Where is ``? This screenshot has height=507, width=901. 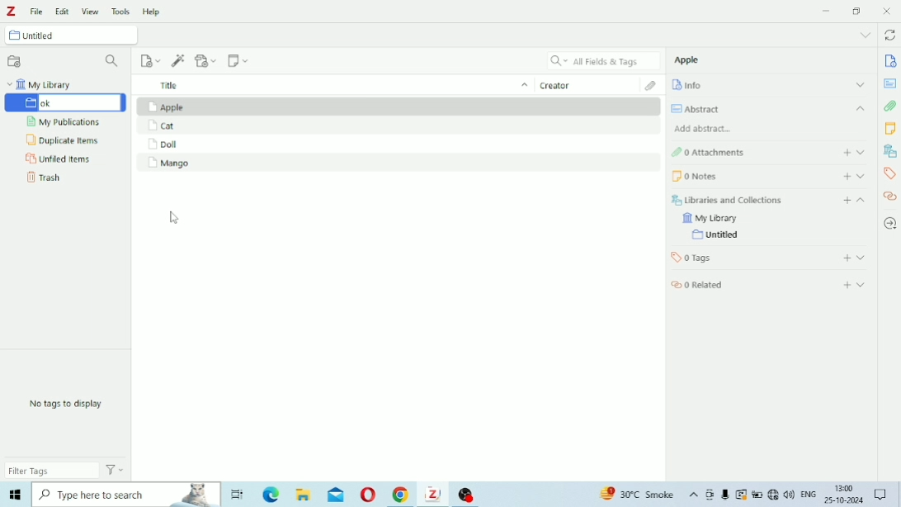
 is located at coordinates (236, 495).